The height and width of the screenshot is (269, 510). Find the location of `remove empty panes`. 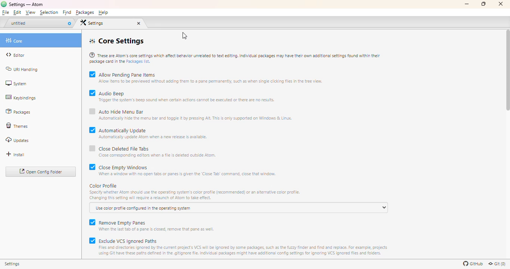

remove empty panes is located at coordinates (157, 225).